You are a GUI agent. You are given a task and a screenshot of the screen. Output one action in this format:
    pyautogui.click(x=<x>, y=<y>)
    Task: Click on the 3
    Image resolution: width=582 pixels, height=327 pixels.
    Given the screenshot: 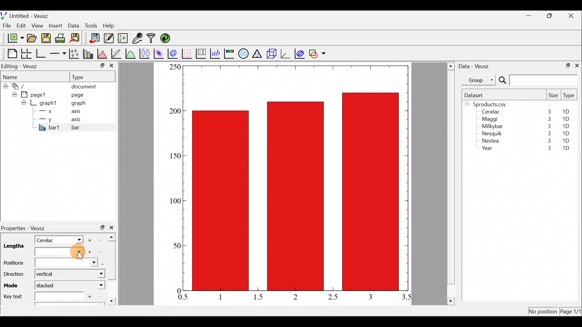 What is the action you would take?
    pyautogui.click(x=549, y=111)
    